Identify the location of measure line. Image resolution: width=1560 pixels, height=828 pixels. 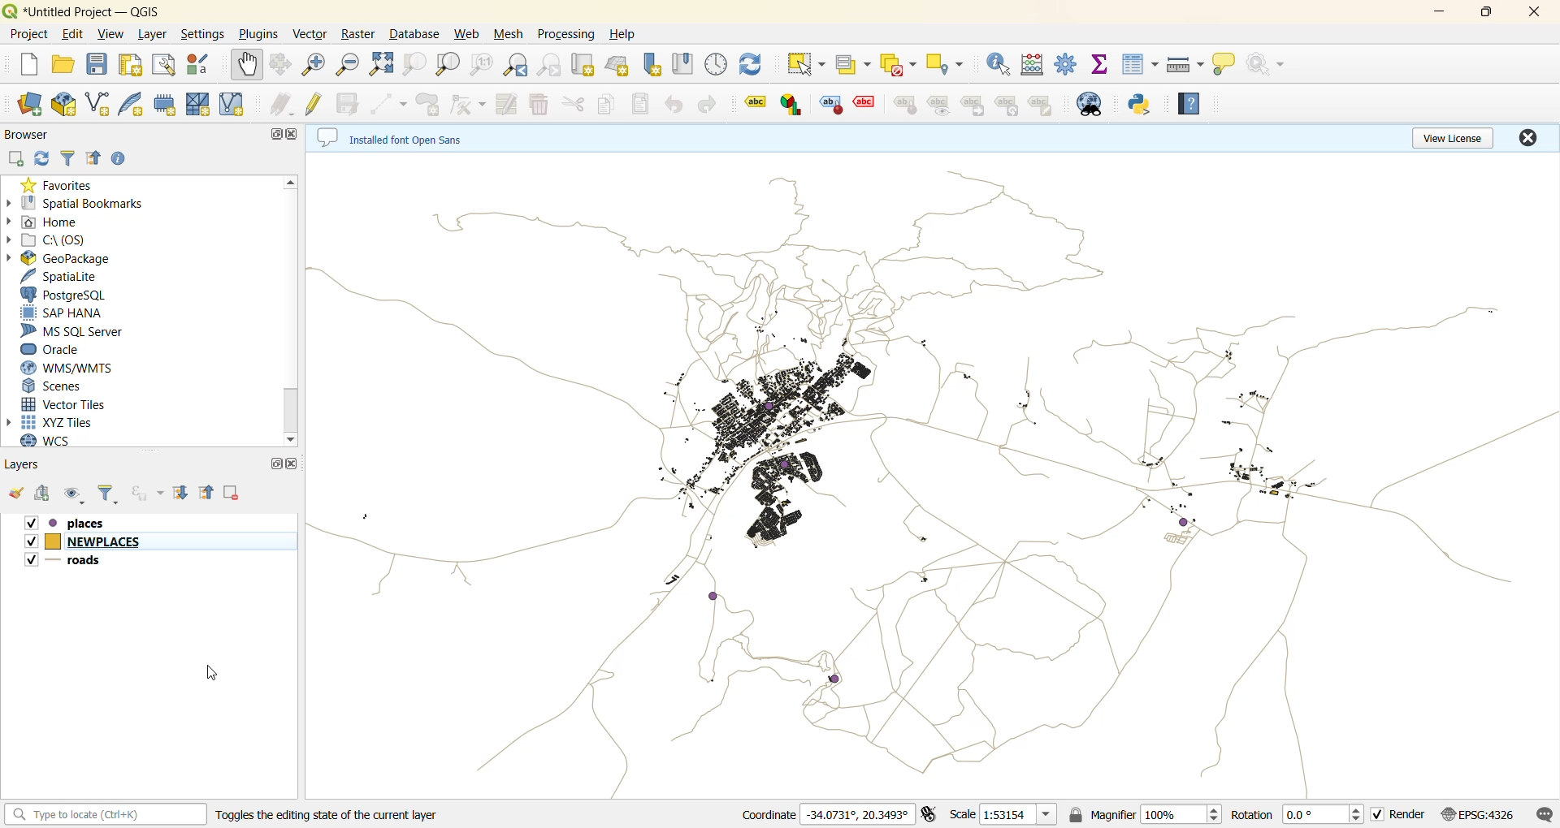
(1185, 65).